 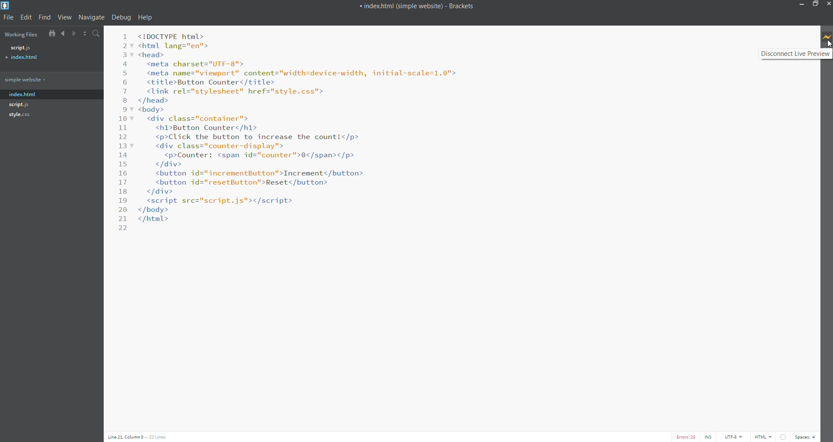 I want to click on script. js, so click(x=19, y=104).